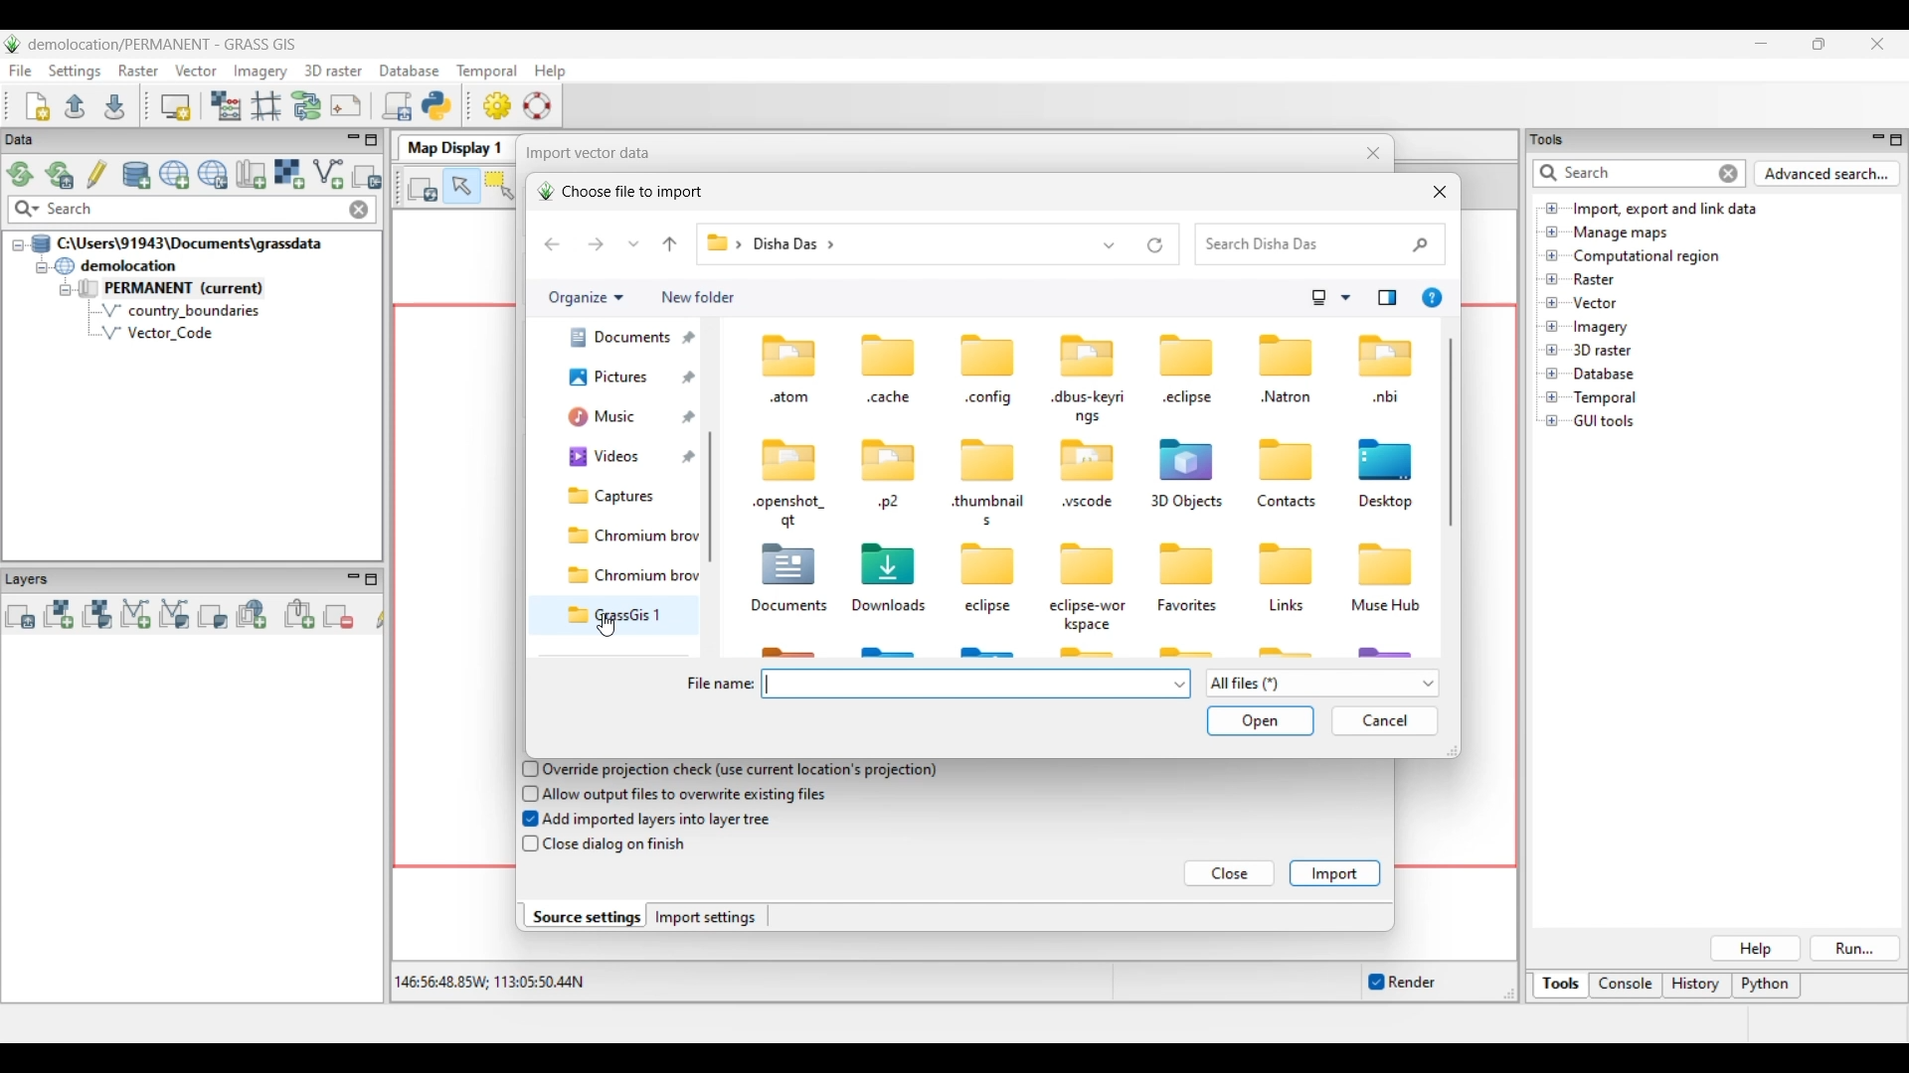 The image size is (1909, 1073). What do you see at coordinates (486, 72) in the screenshot?
I see `Temporal menu` at bounding box center [486, 72].